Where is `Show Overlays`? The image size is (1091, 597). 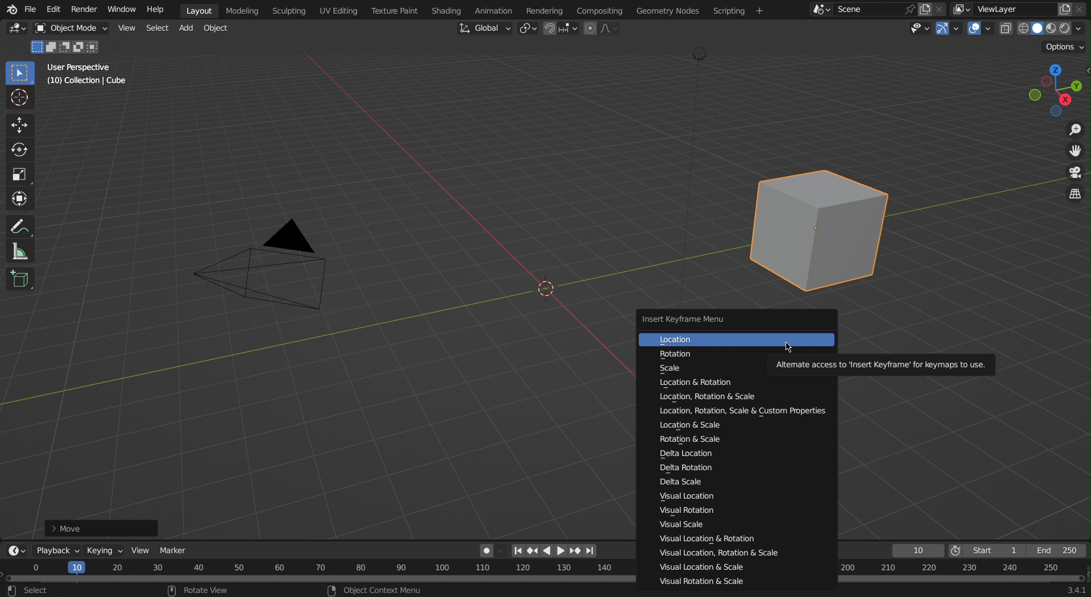
Show Overlays is located at coordinates (981, 28).